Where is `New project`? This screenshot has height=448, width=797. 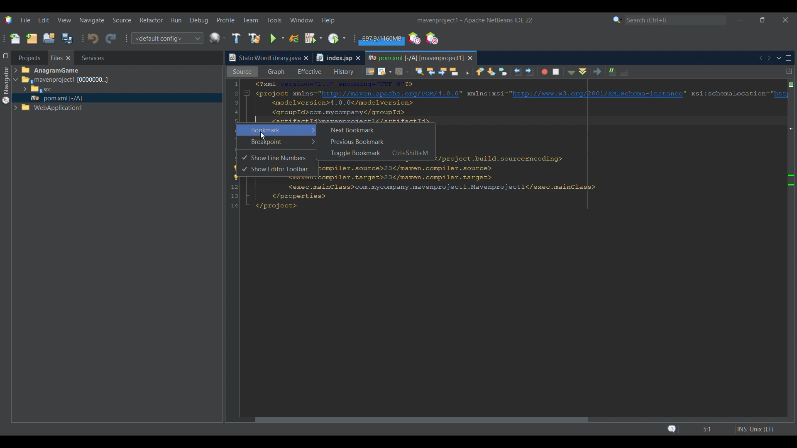
New project is located at coordinates (32, 38).